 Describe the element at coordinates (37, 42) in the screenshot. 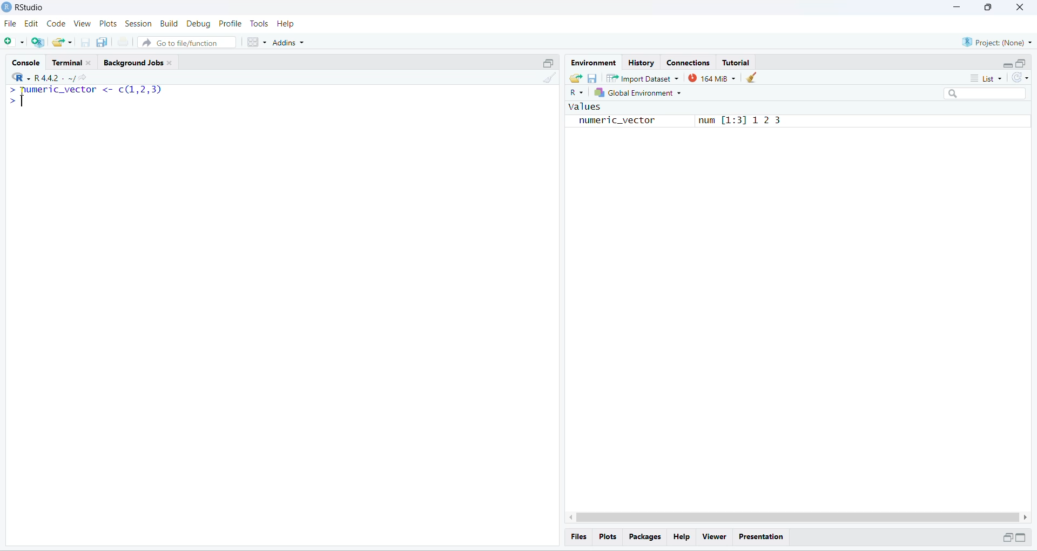

I see `create a project` at that location.